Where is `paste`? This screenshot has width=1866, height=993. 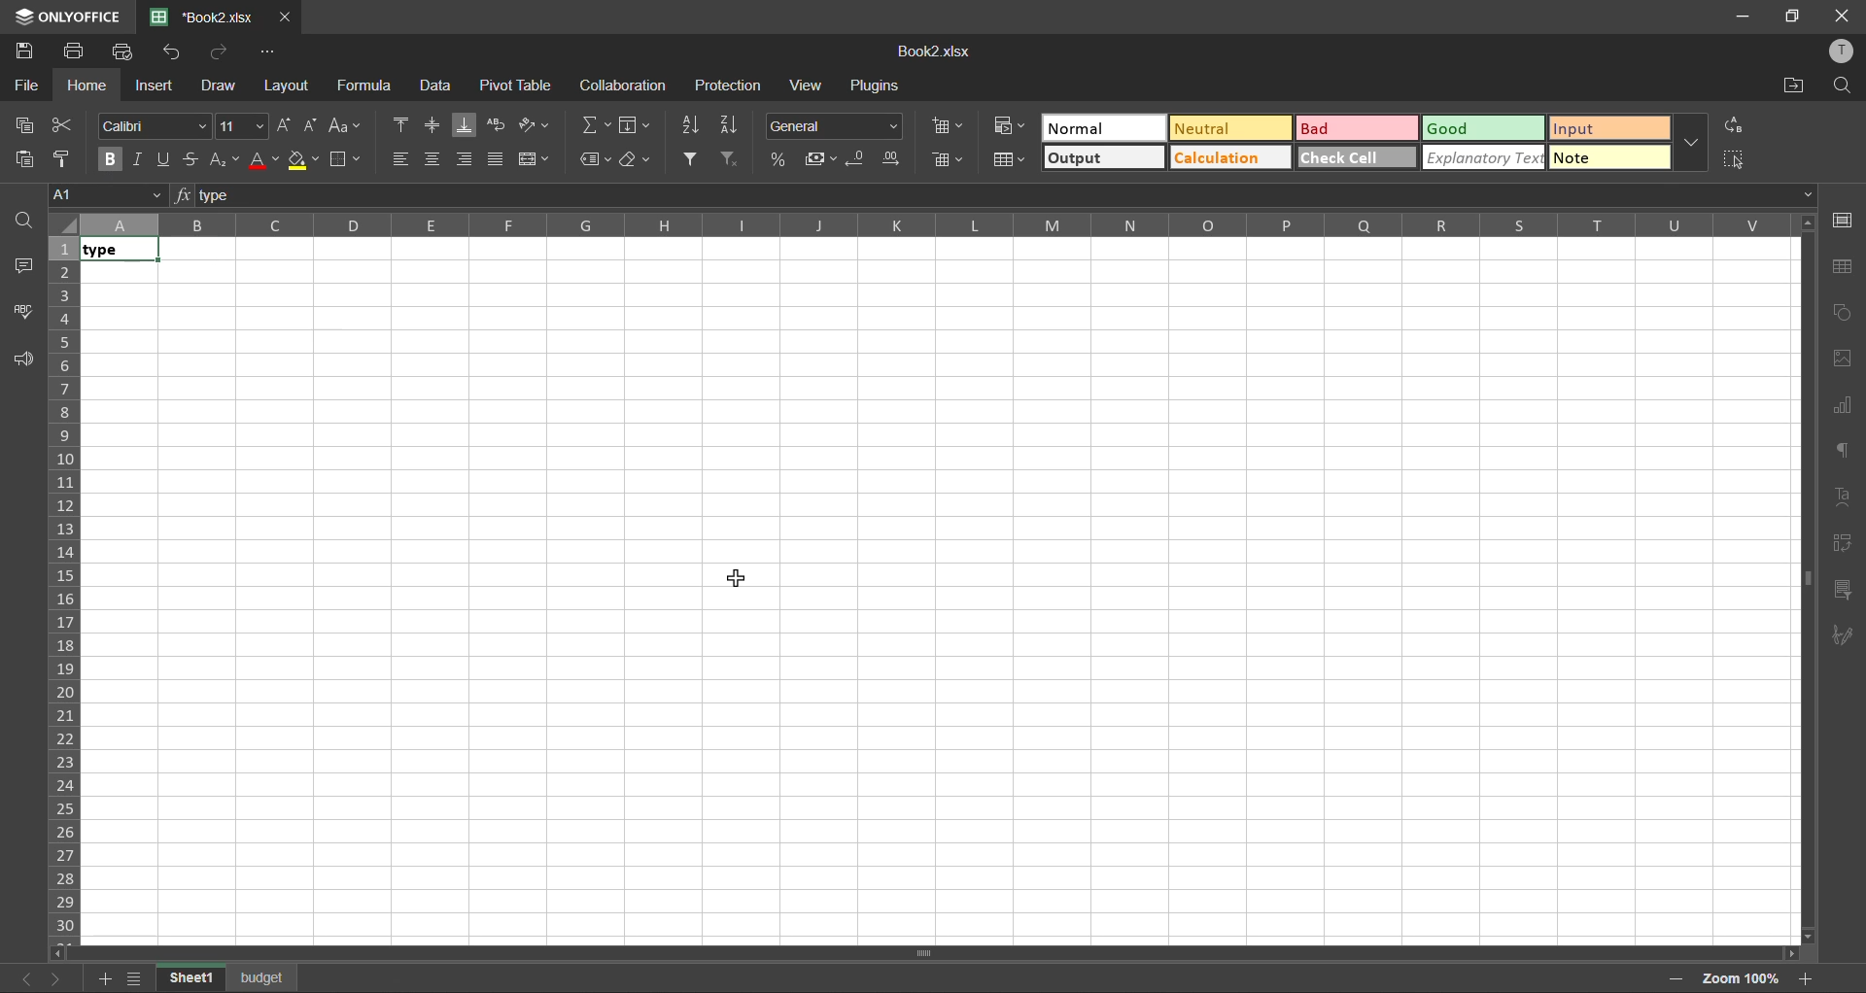 paste is located at coordinates (27, 159).